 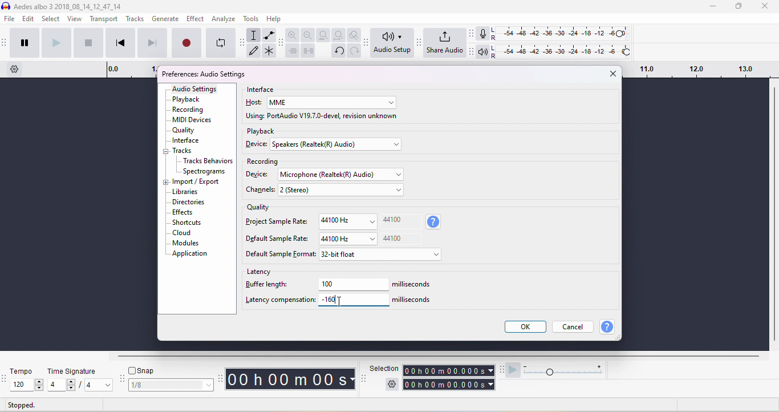 I want to click on quality, so click(x=184, y=131).